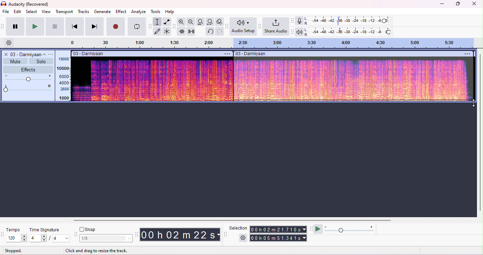 The height and width of the screenshot is (255, 483). What do you see at coordinates (300, 31) in the screenshot?
I see `playback meter` at bounding box center [300, 31].